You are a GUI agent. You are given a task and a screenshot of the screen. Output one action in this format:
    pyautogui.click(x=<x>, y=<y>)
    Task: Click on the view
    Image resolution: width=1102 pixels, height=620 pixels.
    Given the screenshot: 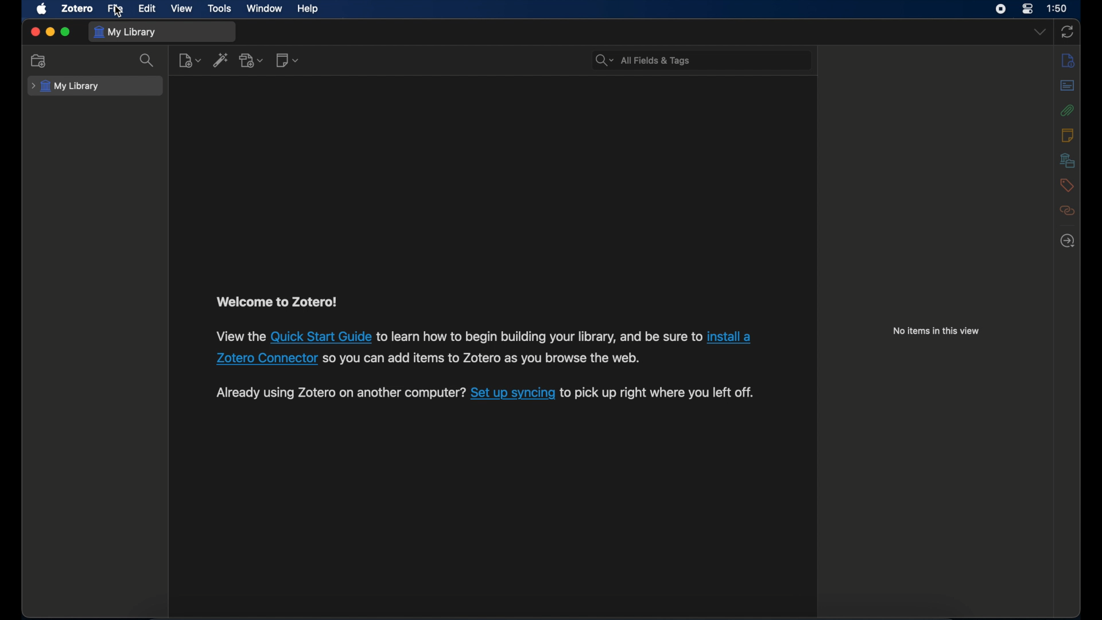 What is the action you would take?
    pyautogui.click(x=182, y=9)
    